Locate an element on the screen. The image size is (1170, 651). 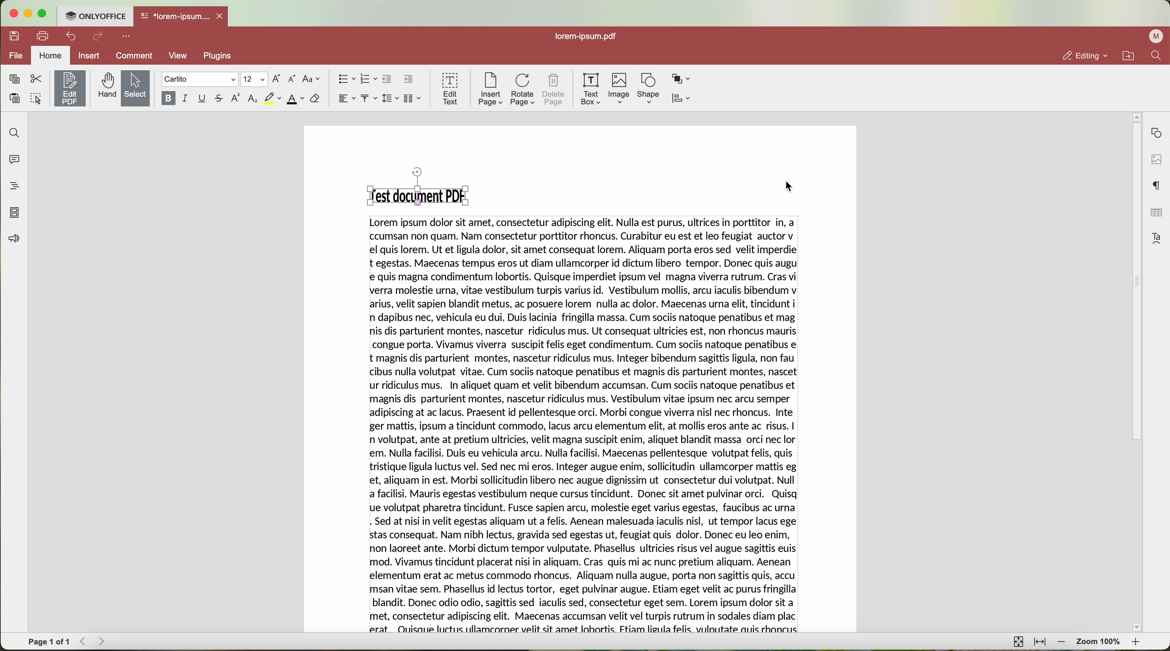
image settings is located at coordinates (1156, 159).